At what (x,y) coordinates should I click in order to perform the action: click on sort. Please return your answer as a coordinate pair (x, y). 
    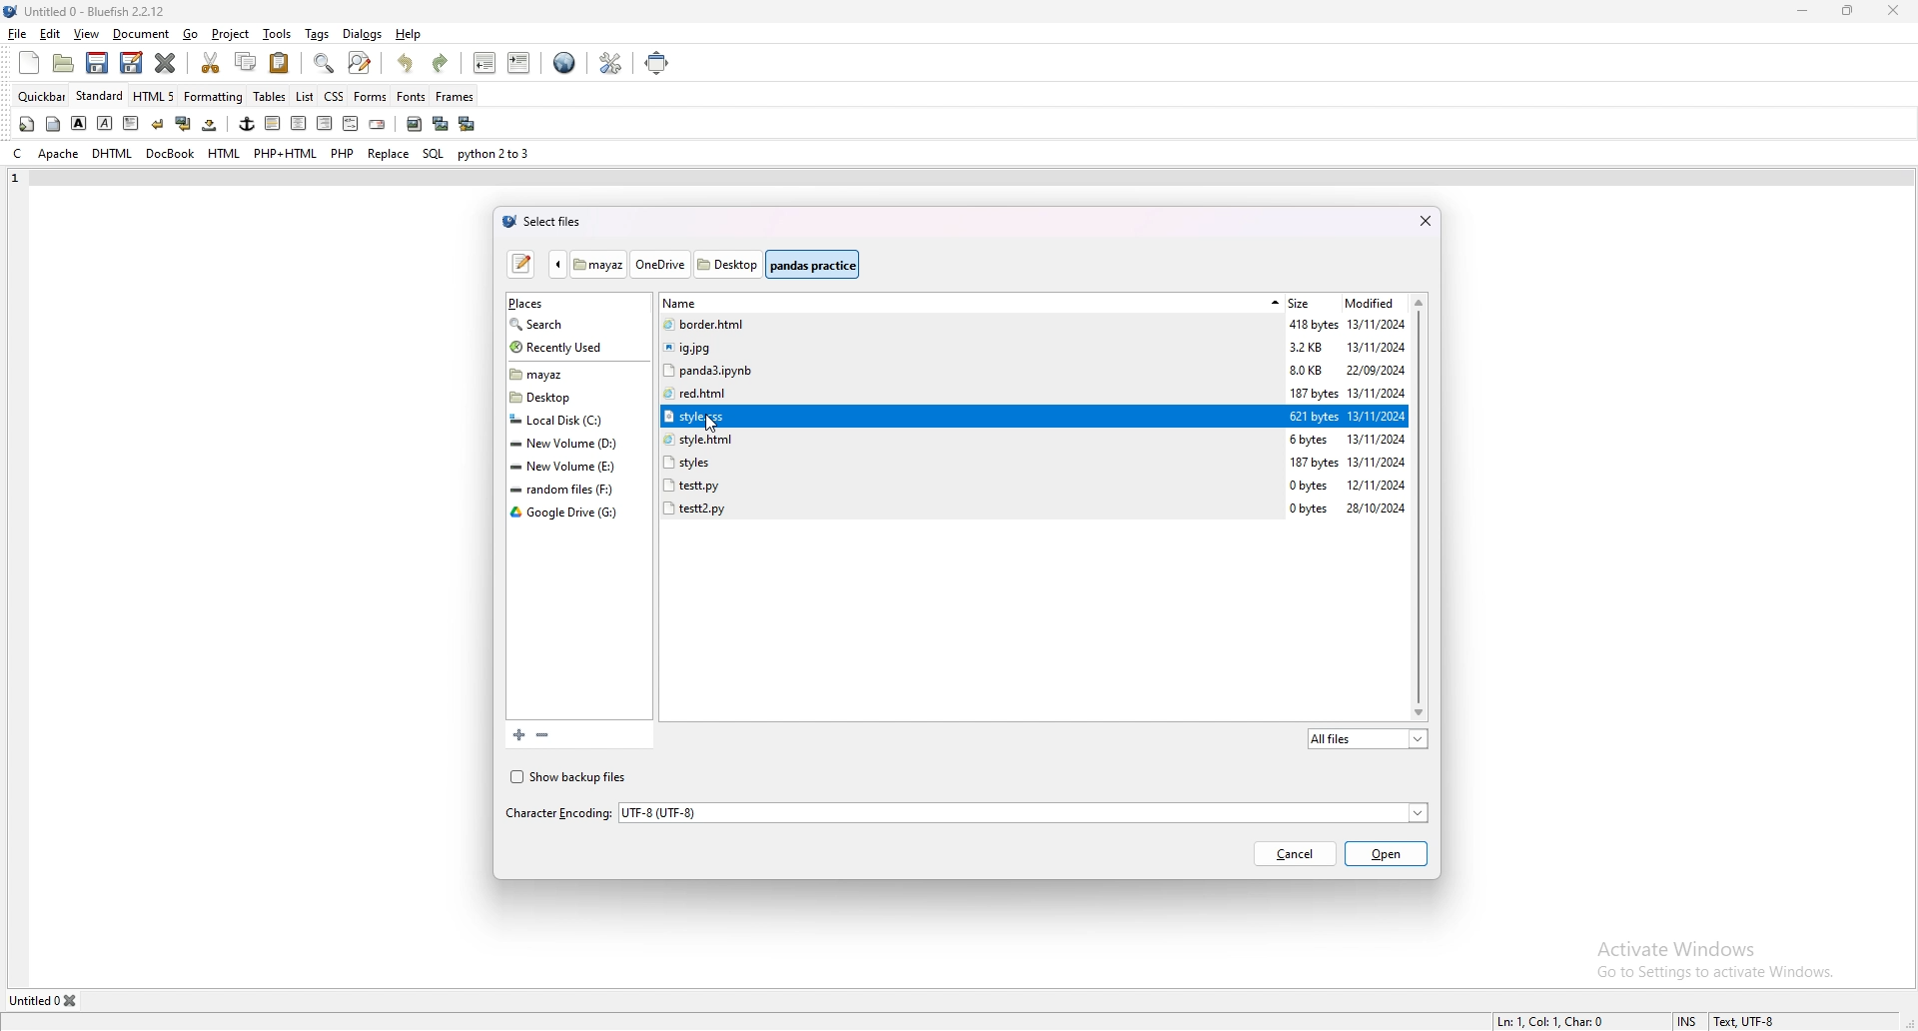
    Looking at the image, I should click on (1271, 302).